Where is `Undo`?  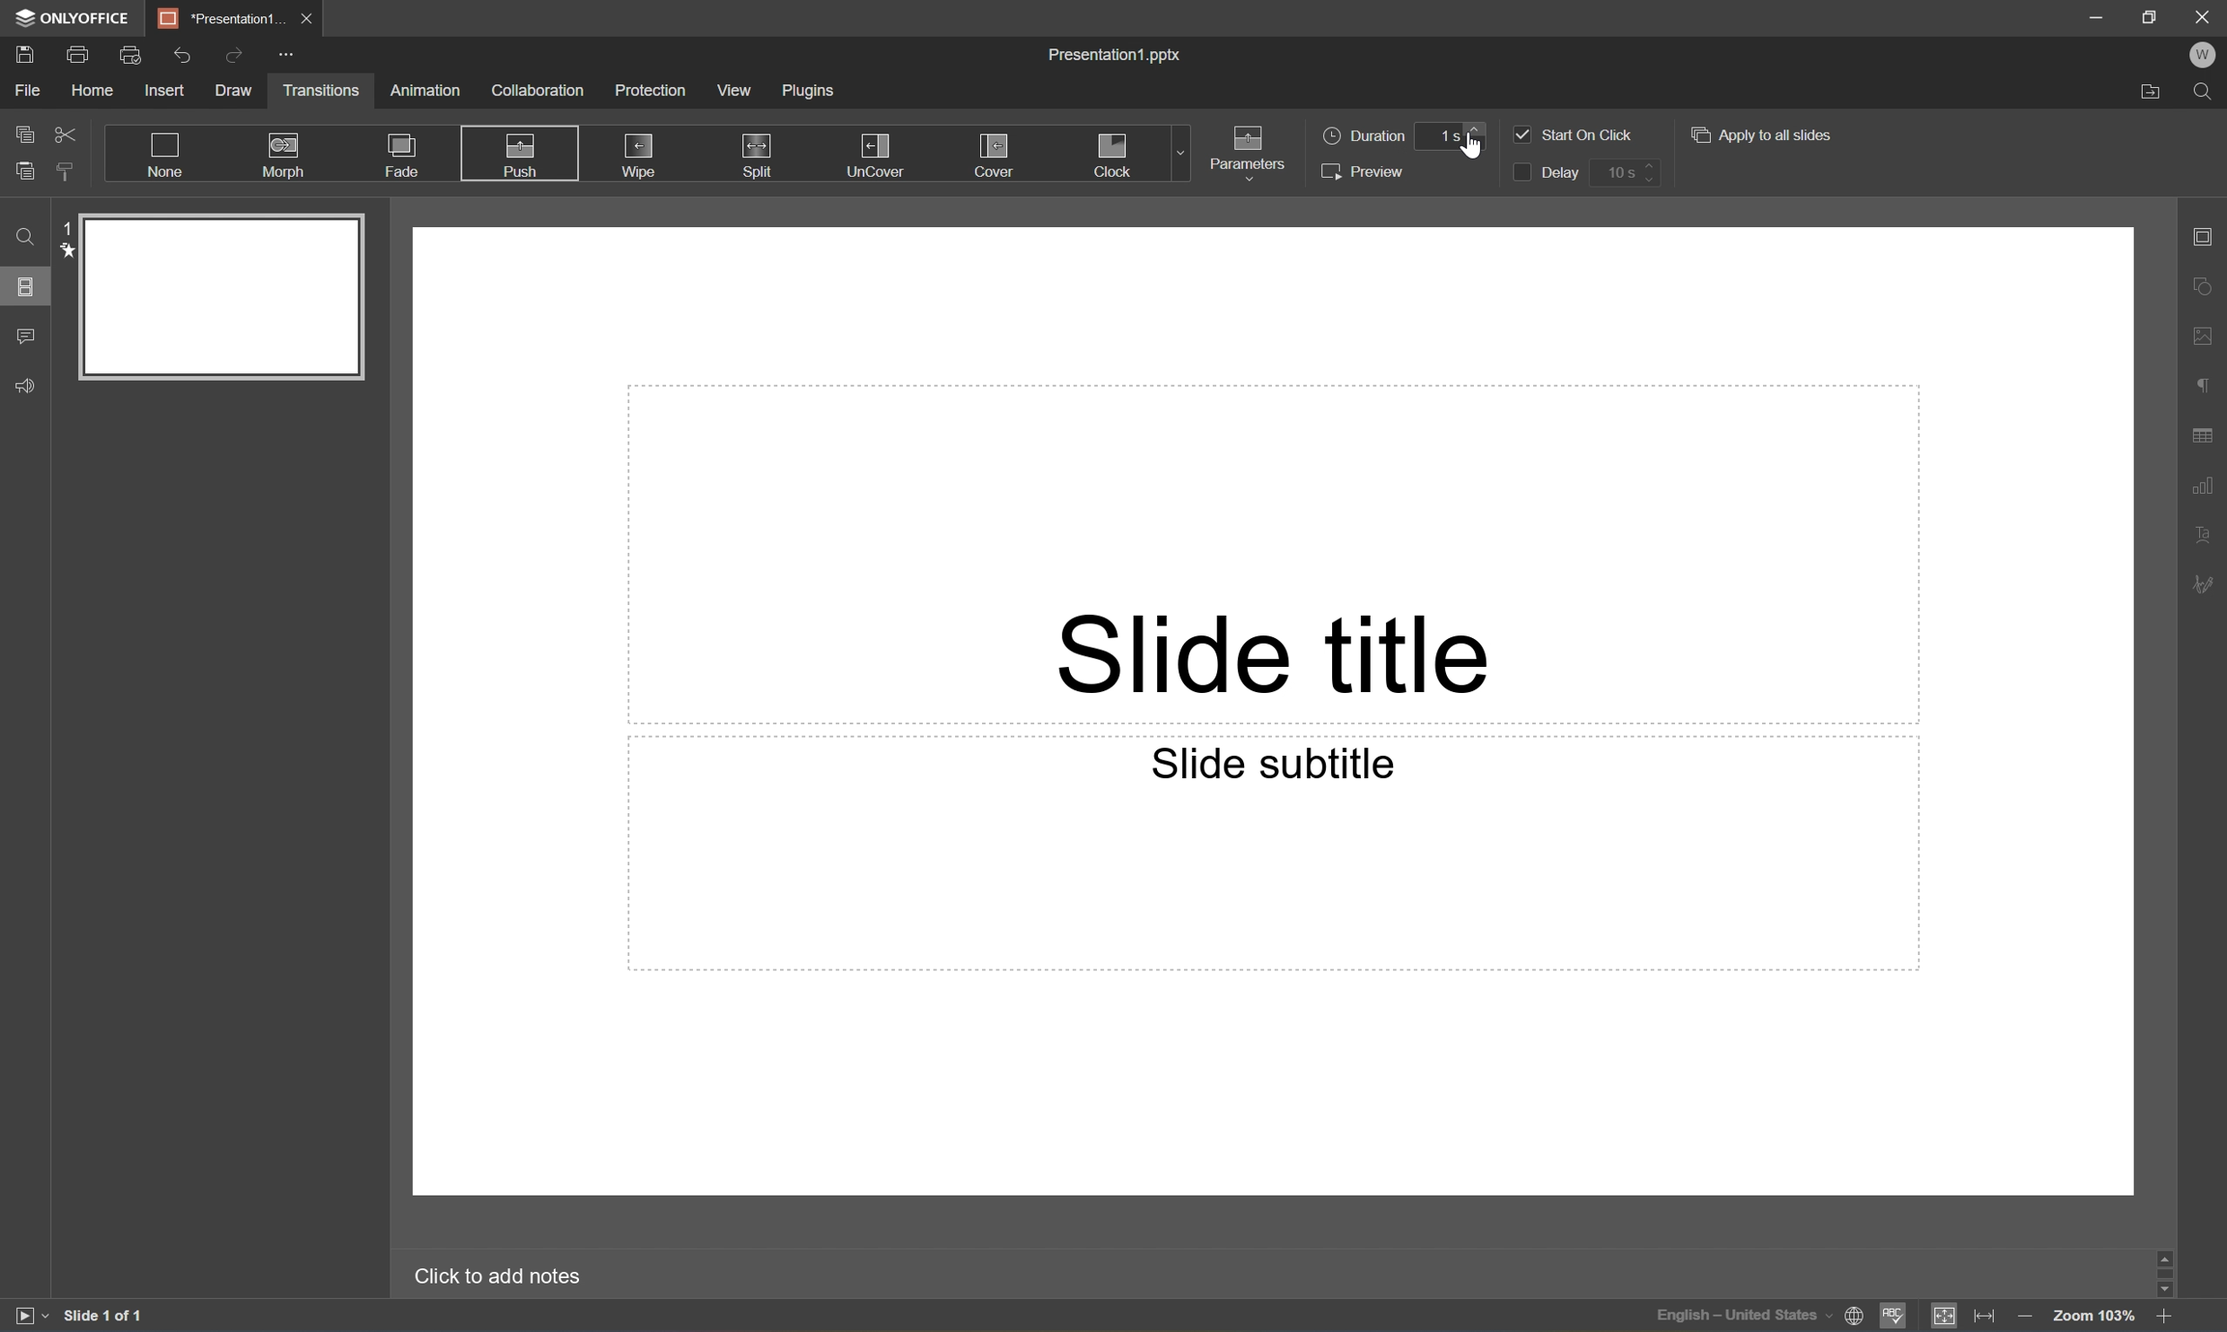 Undo is located at coordinates (182, 53).